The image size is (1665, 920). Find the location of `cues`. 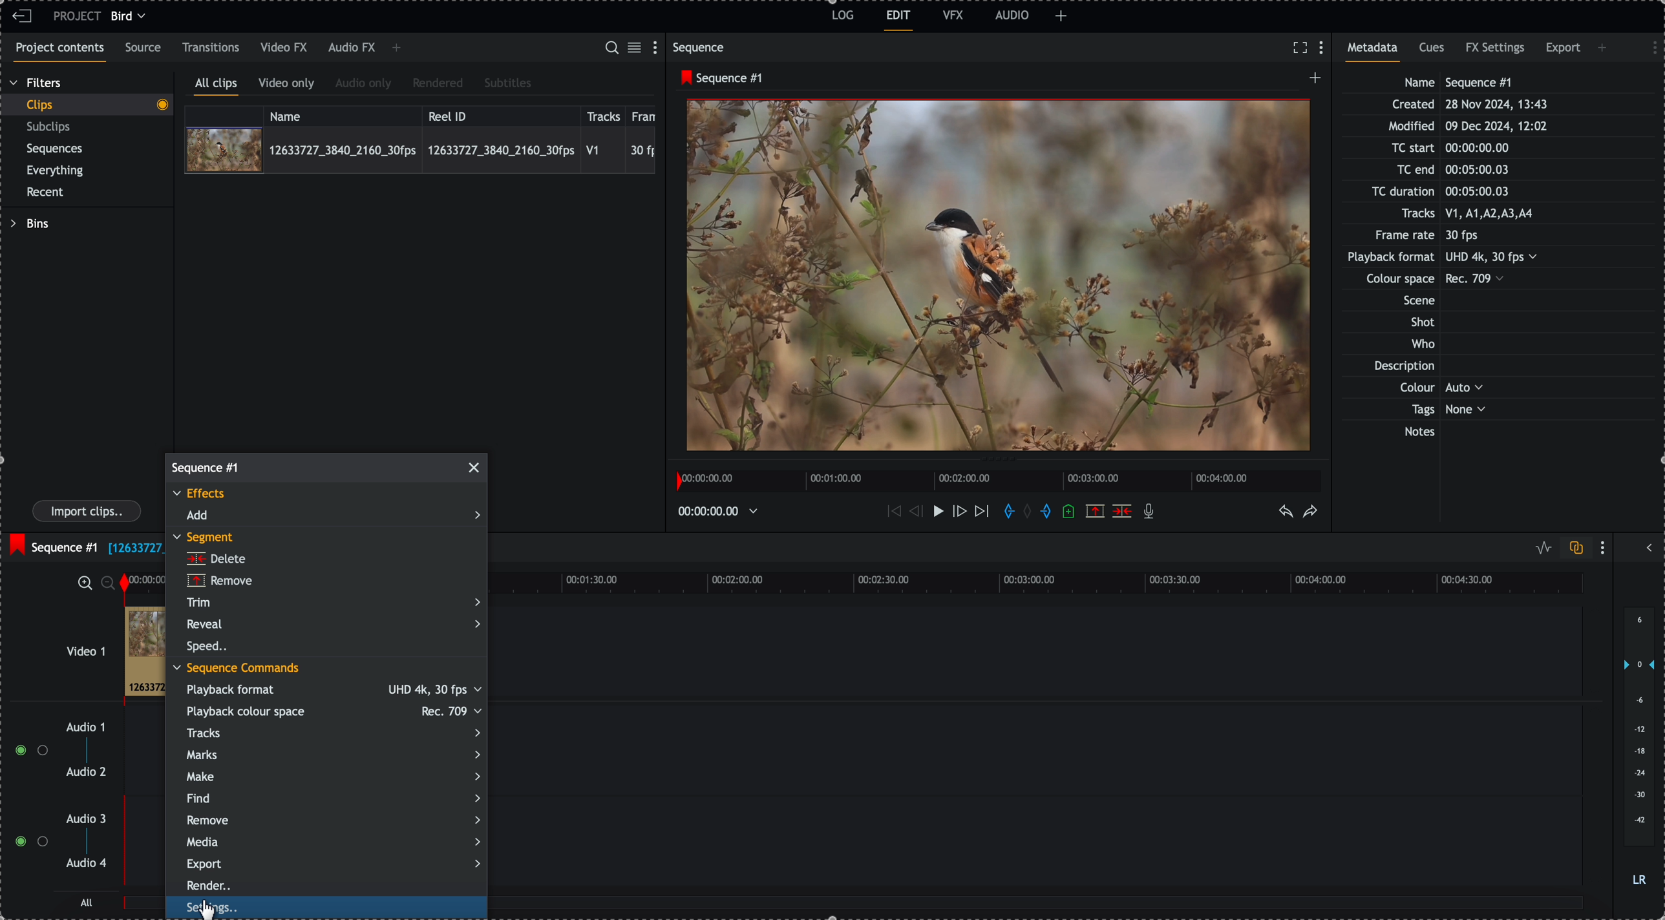

cues is located at coordinates (1433, 52).